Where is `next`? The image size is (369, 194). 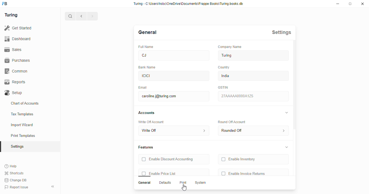 next is located at coordinates (93, 16).